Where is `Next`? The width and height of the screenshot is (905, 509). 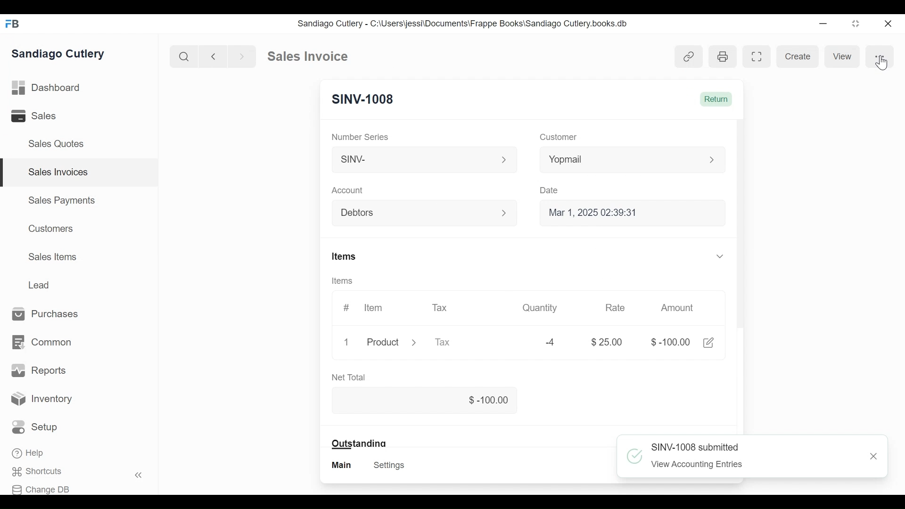 Next is located at coordinates (243, 56).